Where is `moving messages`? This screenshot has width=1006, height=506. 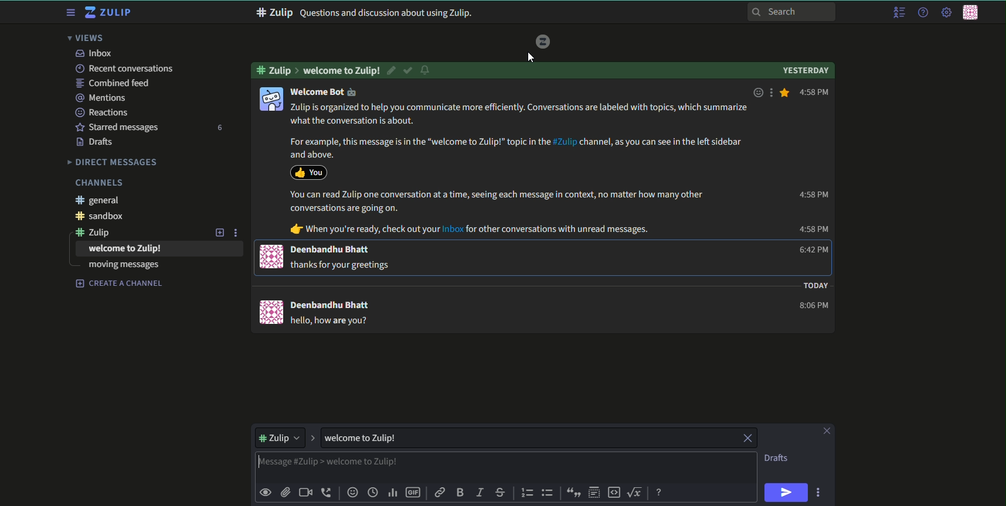
moving messages is located at coordinates (124, 266).